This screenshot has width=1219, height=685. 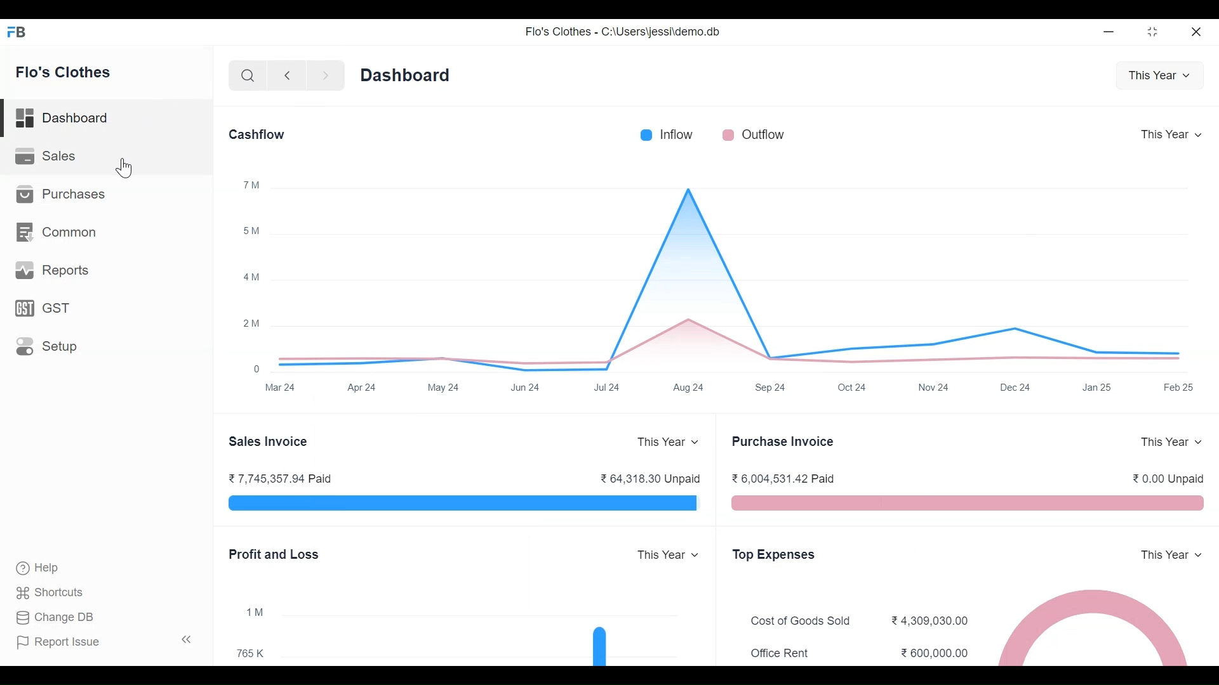 What do you see at coordinates (1099, 387) in the screenshot?
I see `Jan25` at bounding box center [1099, 387].